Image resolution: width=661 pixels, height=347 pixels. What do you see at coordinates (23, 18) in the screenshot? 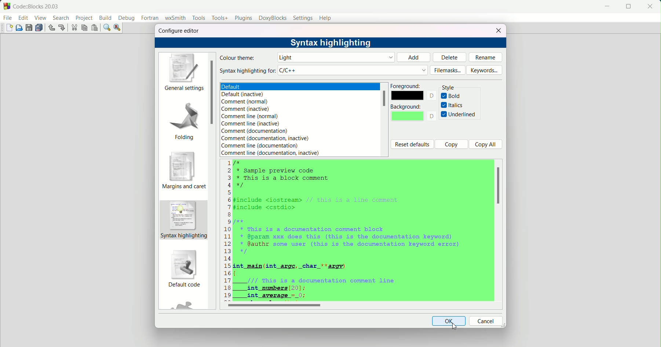
I see `edit` at bounding box center [23, 18].